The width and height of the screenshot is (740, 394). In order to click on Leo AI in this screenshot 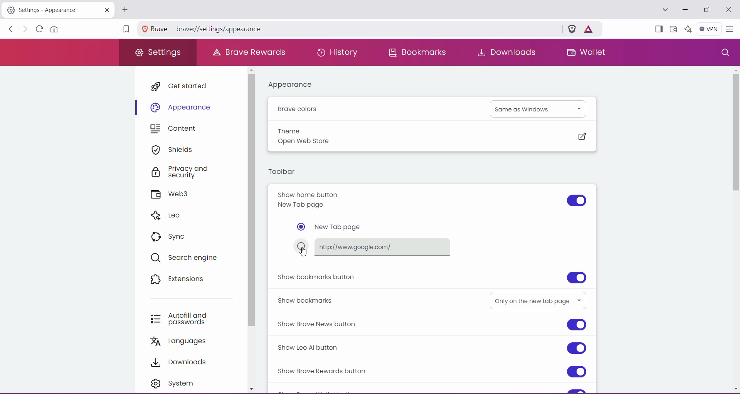, I will do `click(687, 29)`.